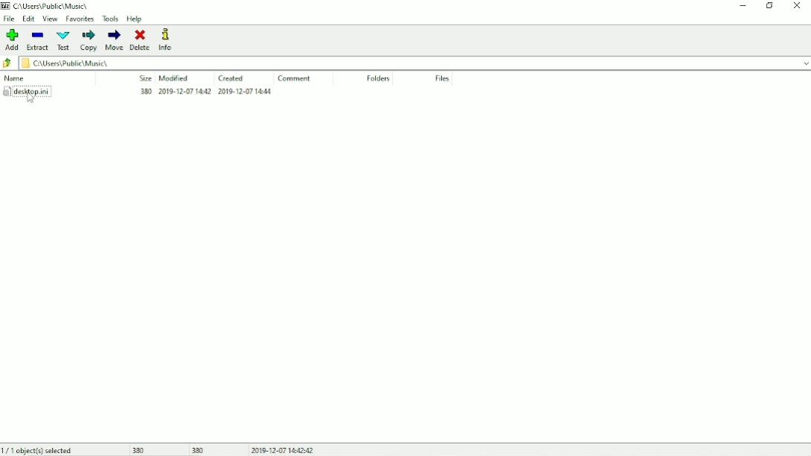  What do you see at coordinates (230, 77) in the screenshot?
I see `Created` at bounding box center [230, 77].